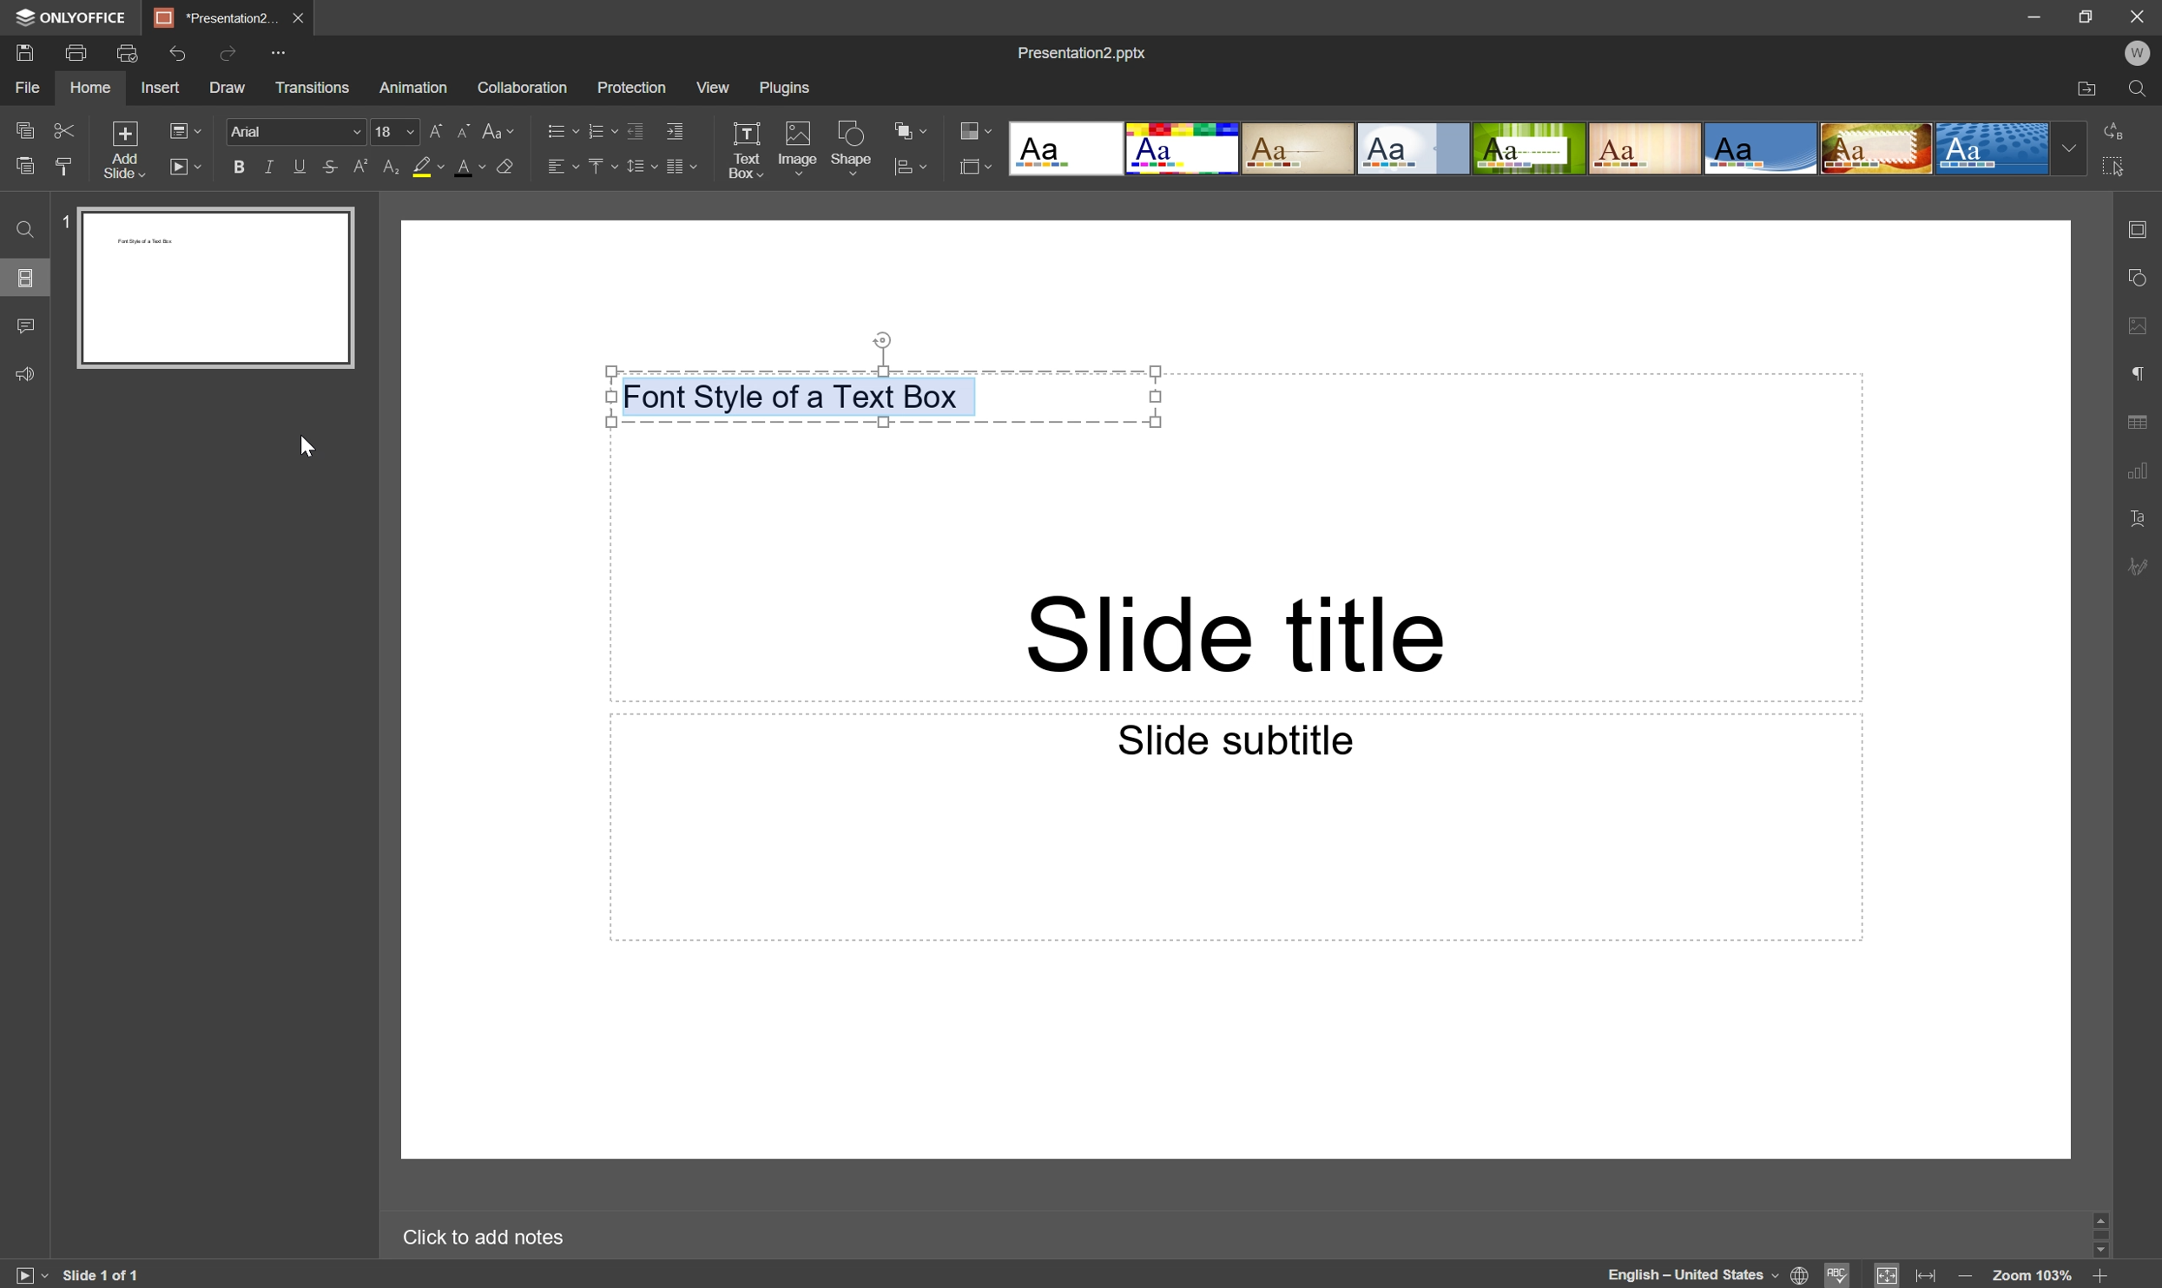  I want to click on Draw, so click(230, 85).